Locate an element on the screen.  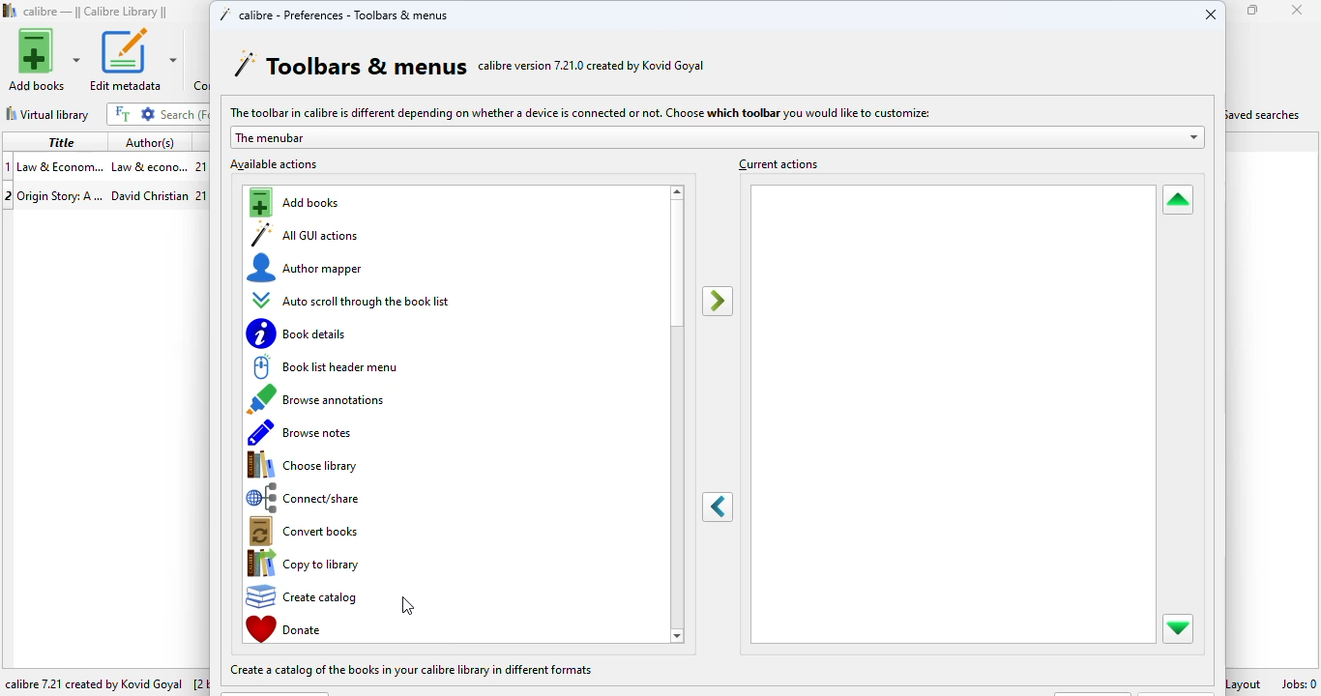
close is located at coordinates (1297, 10).